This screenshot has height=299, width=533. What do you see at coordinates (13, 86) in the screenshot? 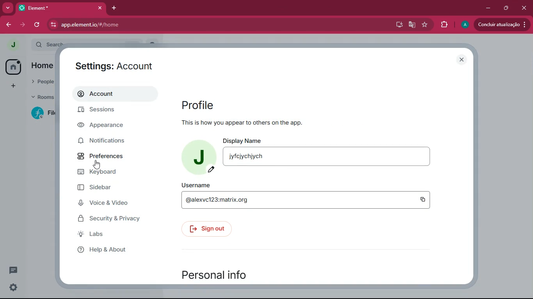
I see `add` at bounding box center [13, 86].